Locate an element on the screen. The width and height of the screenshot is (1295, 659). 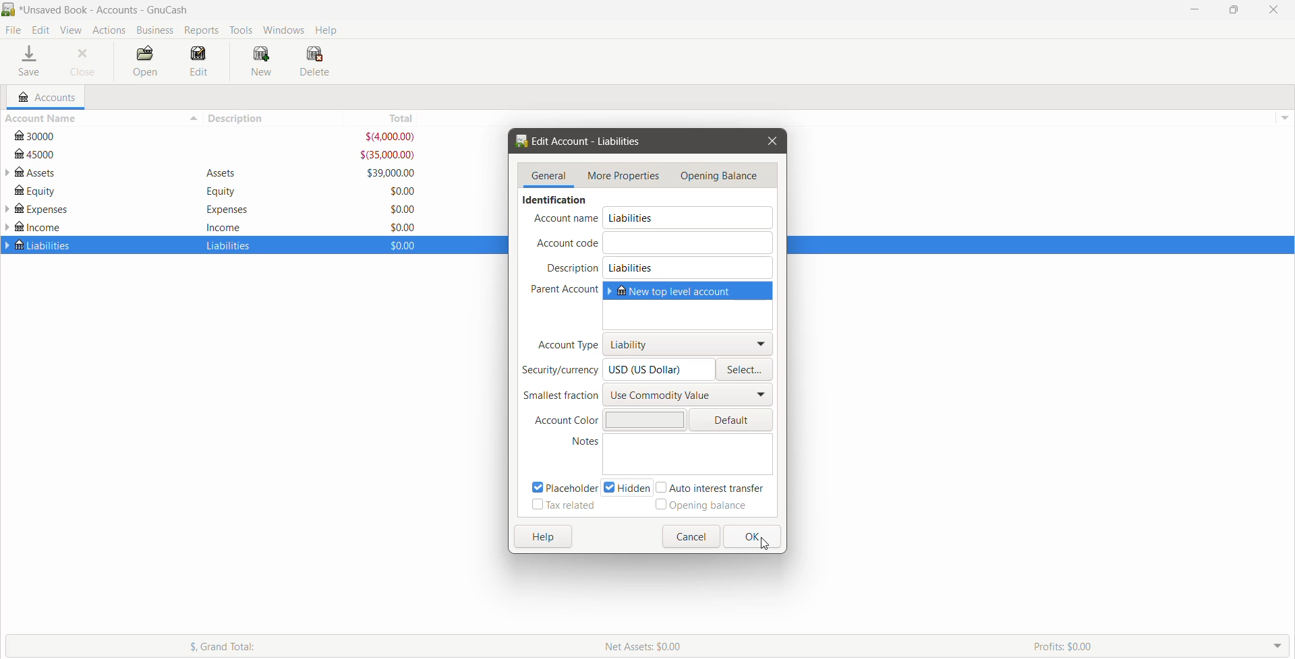
Edit Account - Liabilities is located at coordinates (583, 142).